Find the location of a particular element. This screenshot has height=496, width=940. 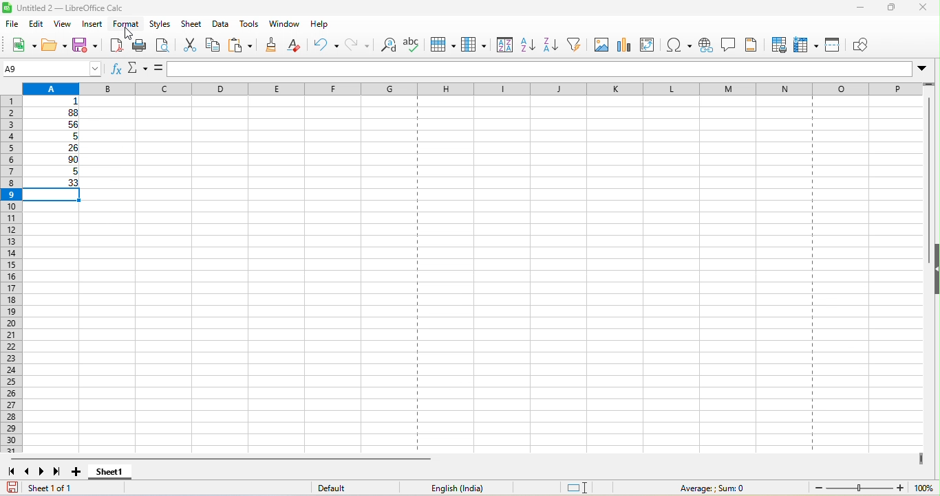

cursor is located at coordinates (129, 36).